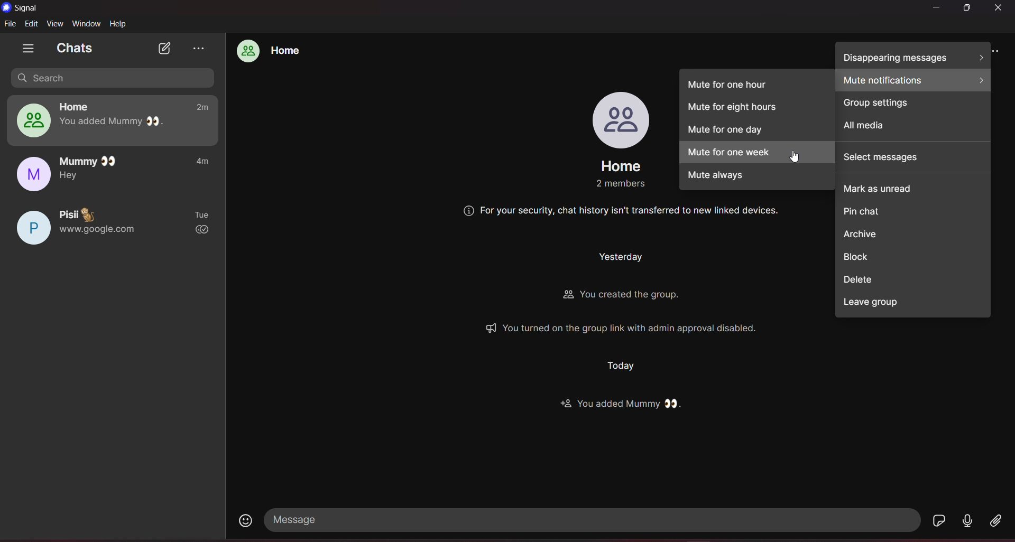 The image size is (1015, 542). Describe the element at coordinates (32, 23) in the screenshot. I see `edit` at that location.